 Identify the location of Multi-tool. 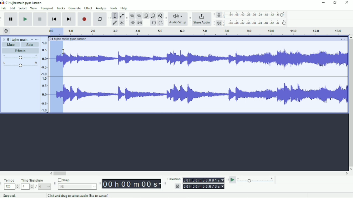
(122, 24).